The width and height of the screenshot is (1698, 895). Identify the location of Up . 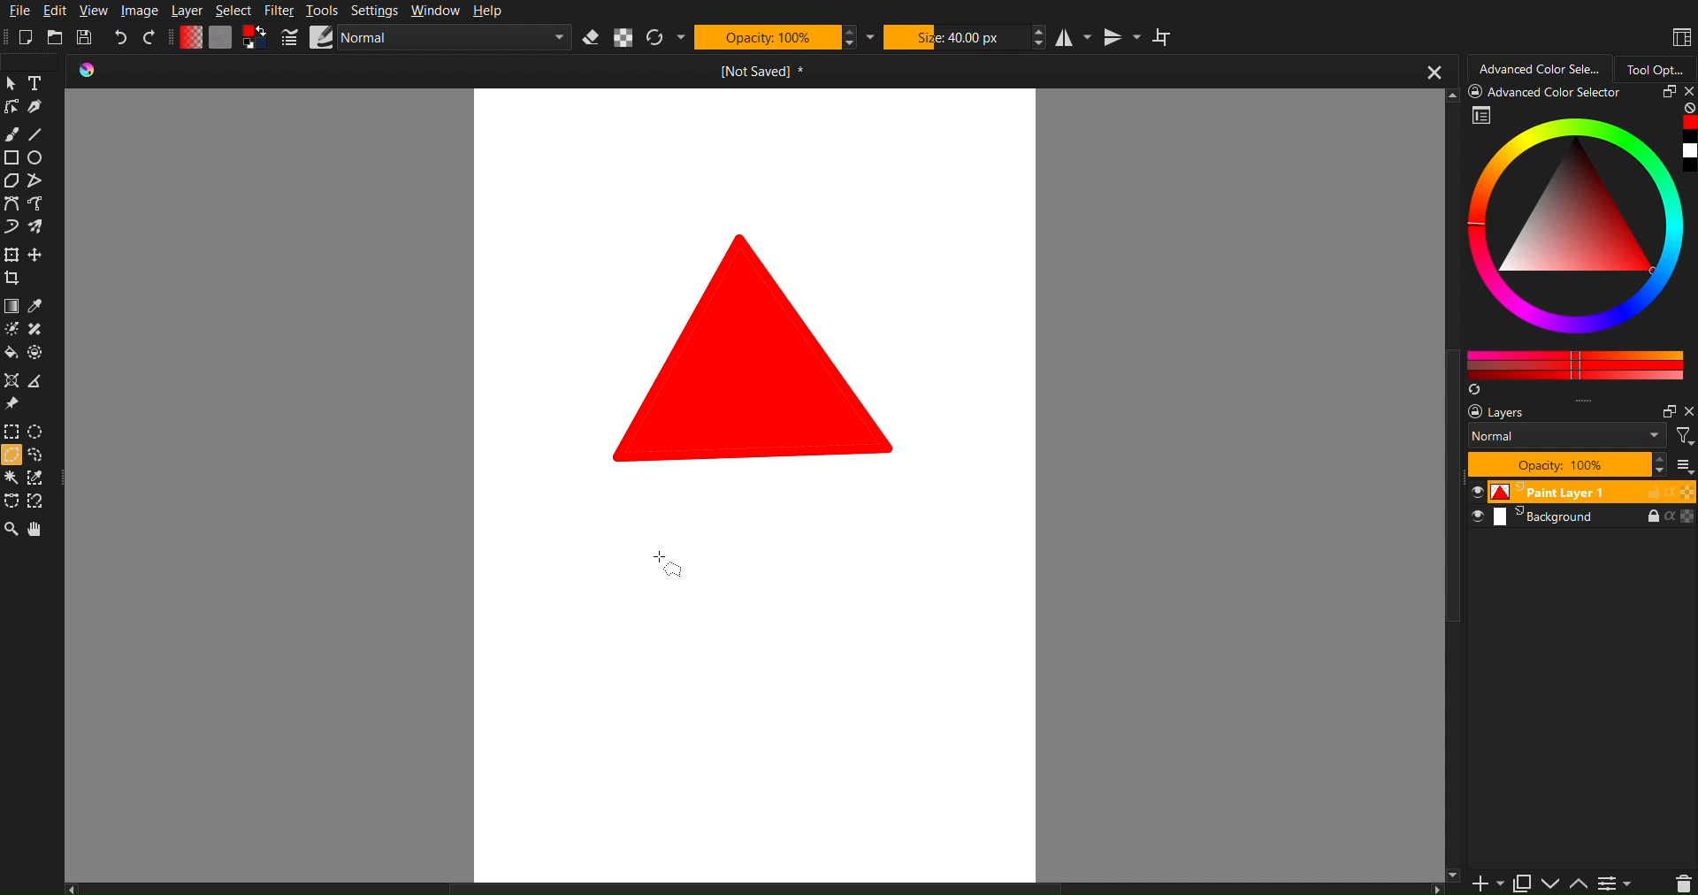
(1579, 884).